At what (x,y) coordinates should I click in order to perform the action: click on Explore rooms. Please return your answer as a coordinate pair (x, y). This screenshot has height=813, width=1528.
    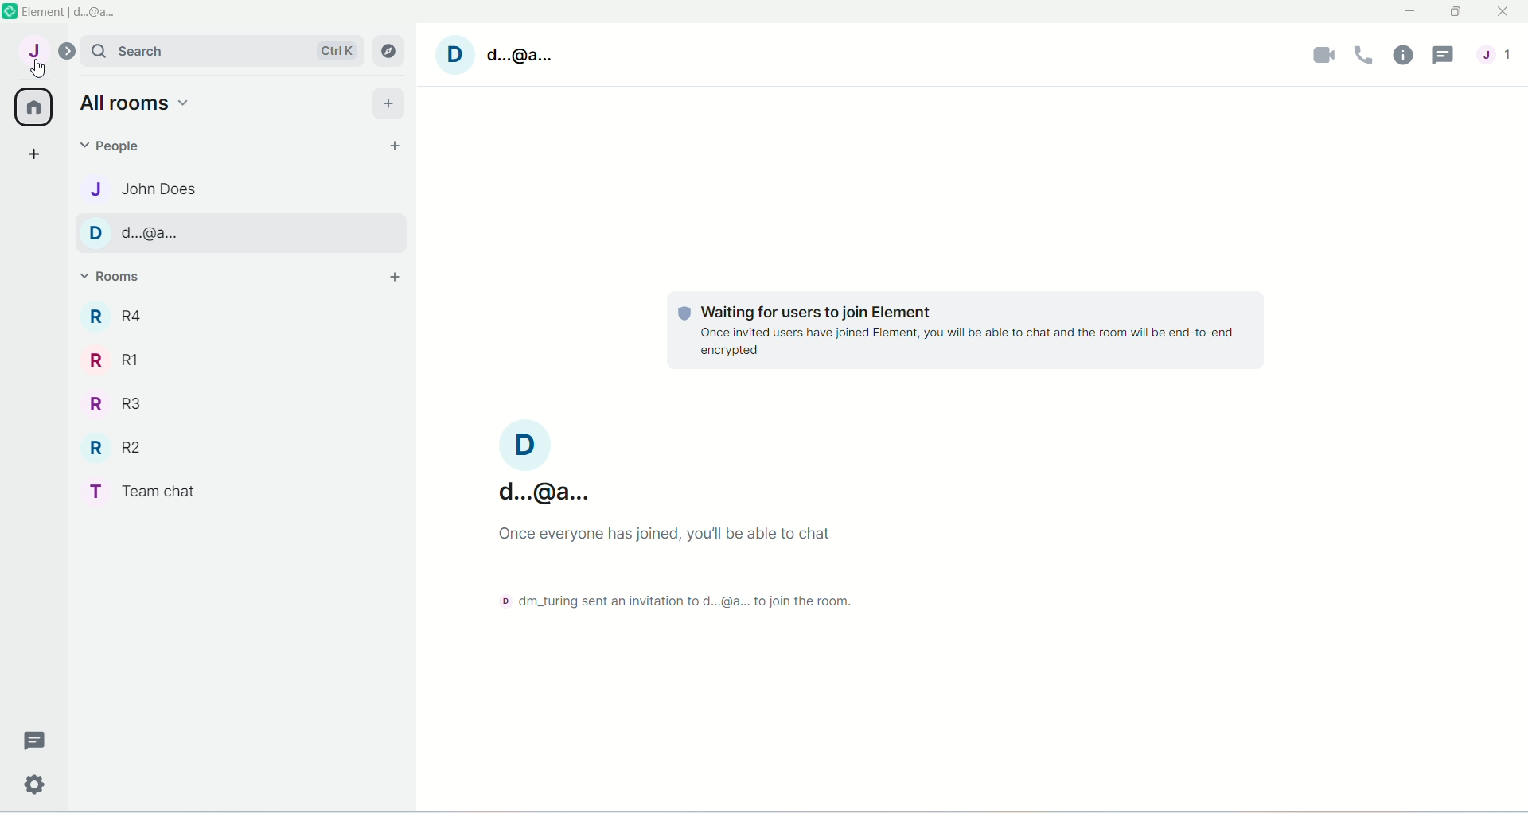
    Looking at the image, I should click on (389, 52).